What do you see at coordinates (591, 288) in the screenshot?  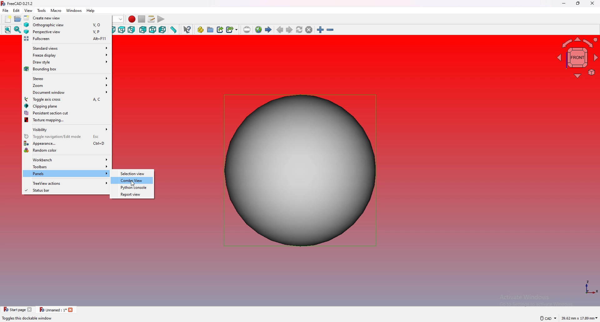 I see `axis` at bounding box center [591, 288].